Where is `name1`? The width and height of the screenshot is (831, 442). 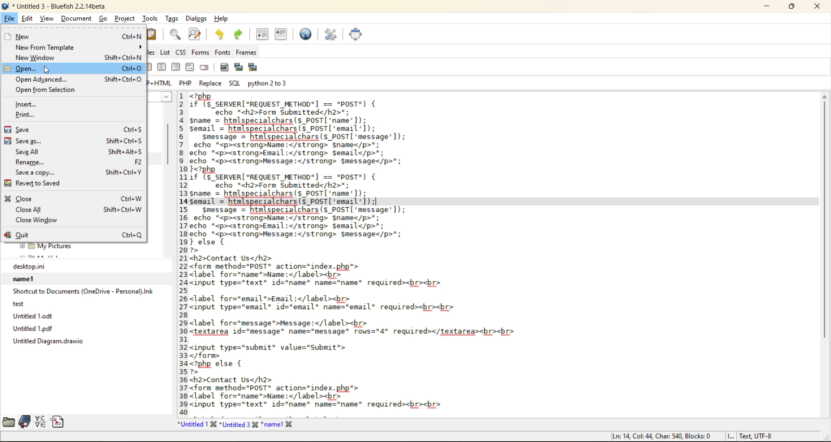
name1 is located at coordinates (84, 279).